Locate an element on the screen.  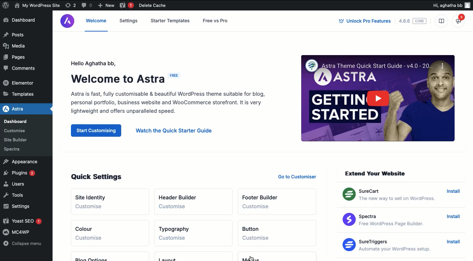
Astra is located at coordinates (68, 21).